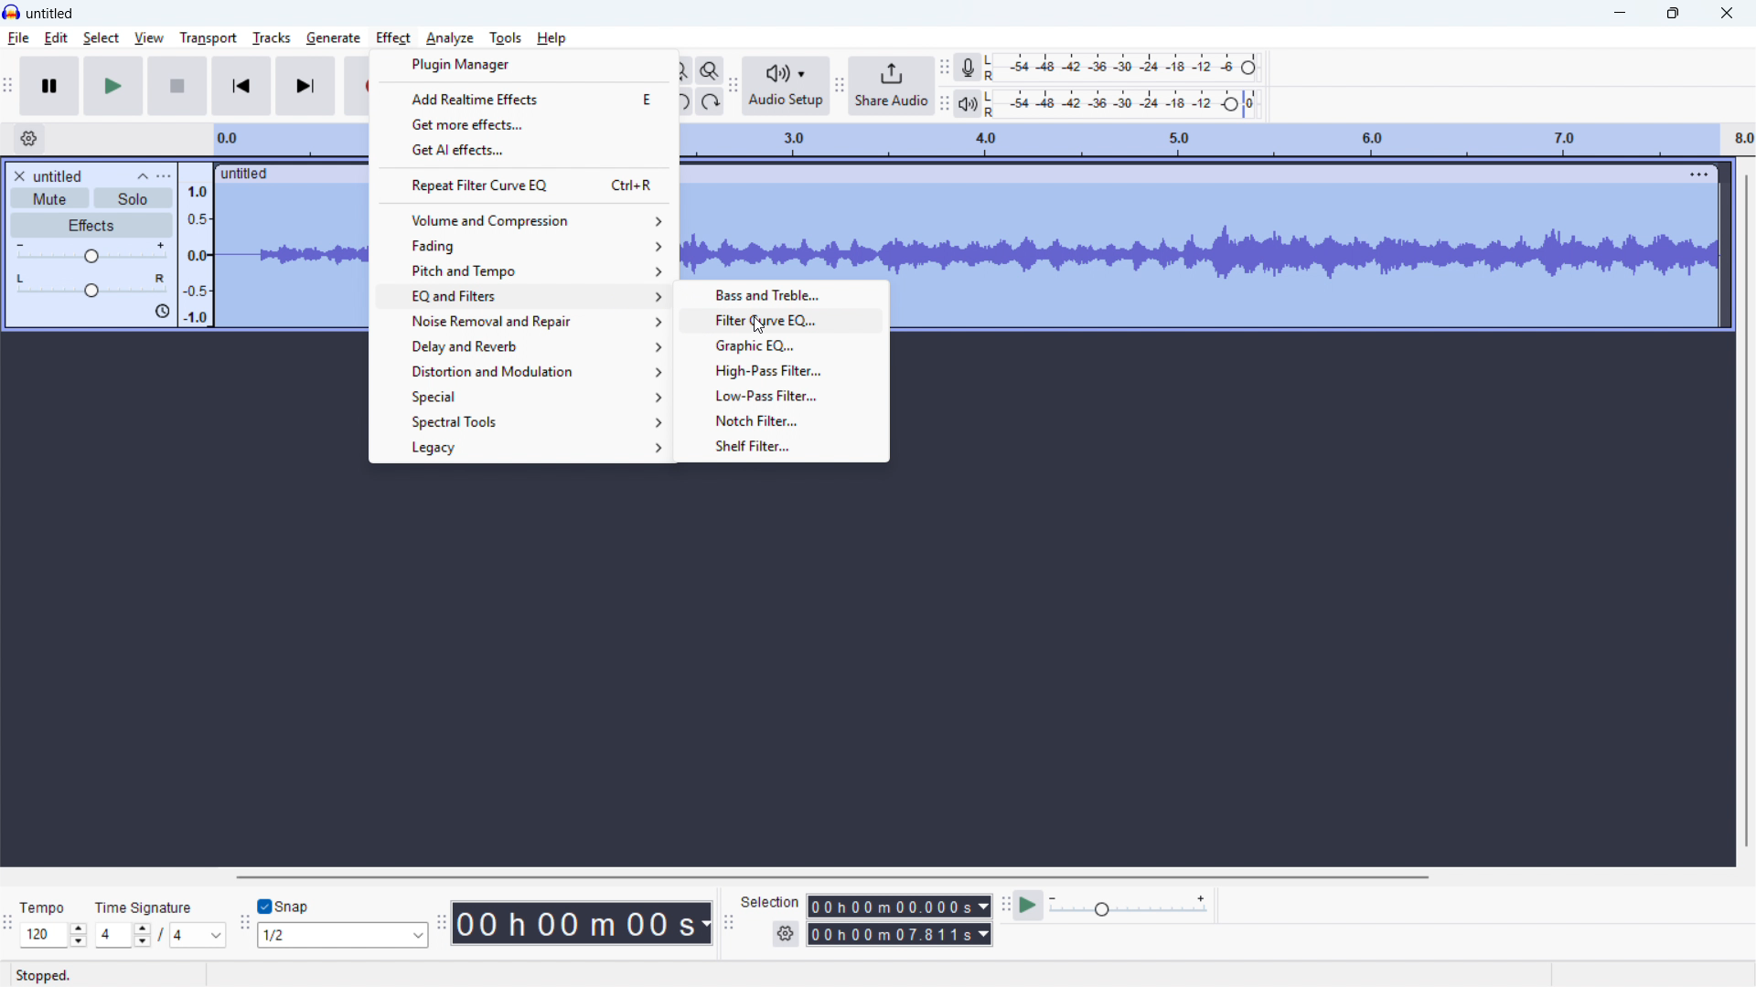 Image resolution: width=1756 pixels, height=987 pixels. Describe the element at coordinates (1183, 173) in the screenshot. I see `Click to drag ` at that location.